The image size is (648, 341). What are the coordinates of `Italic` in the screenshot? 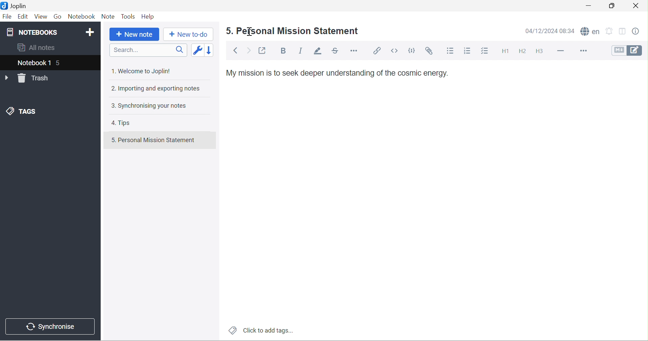 It's located at (302, 50).